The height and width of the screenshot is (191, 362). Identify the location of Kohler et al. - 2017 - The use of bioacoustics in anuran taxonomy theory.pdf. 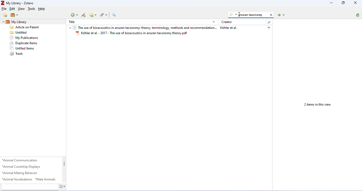
(133, 33).